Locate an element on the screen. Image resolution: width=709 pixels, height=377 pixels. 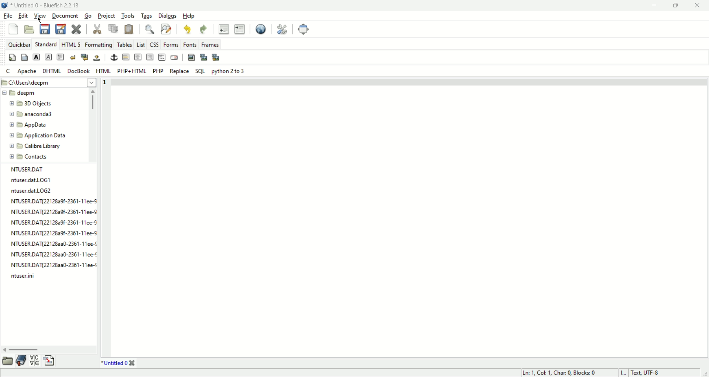
anchor is located at coordinates (113, 57).